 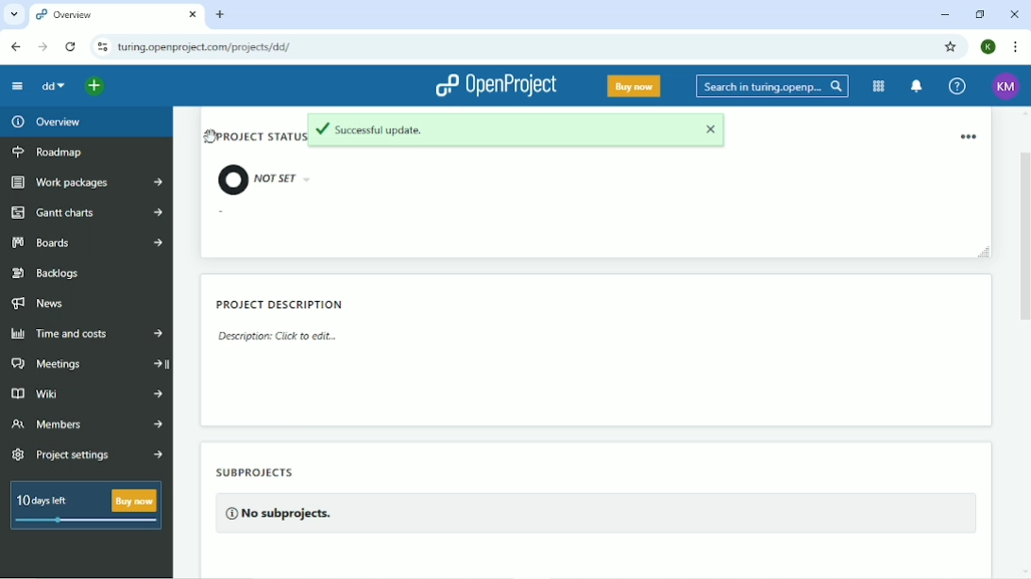 What do you see at coordinates (42, 47) in the screenshot?
I see `Forward` at bounding box center [42, 47].